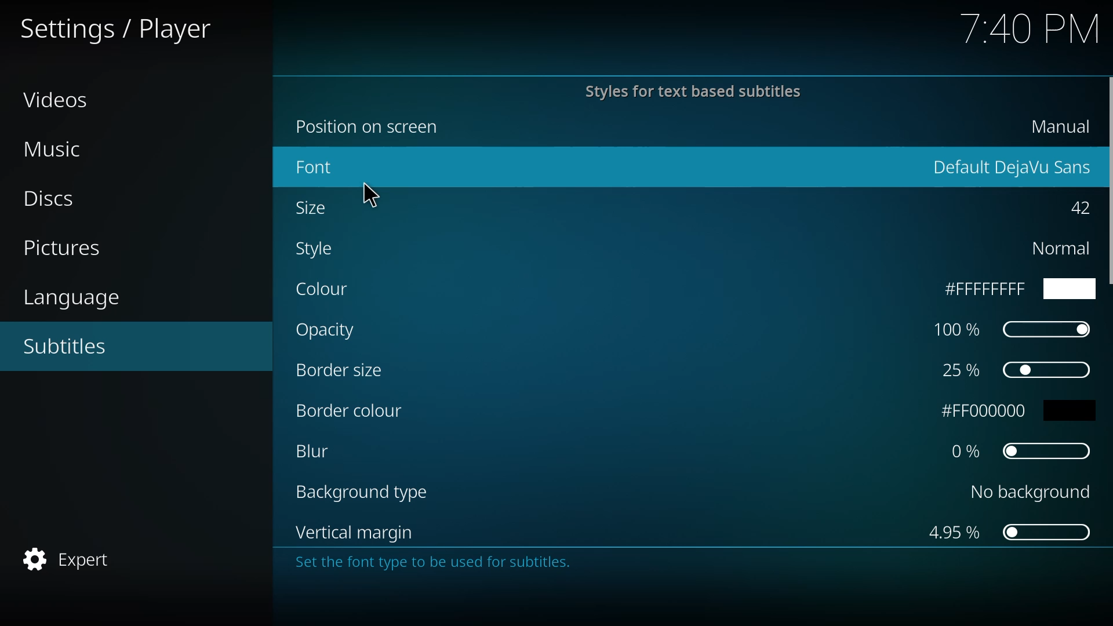 The height and width of the screenshot is (626, 1113). What do you see at coordinates (70, 347) in the screenshot?
I see `subtitles` at bounding box center [70, 347].